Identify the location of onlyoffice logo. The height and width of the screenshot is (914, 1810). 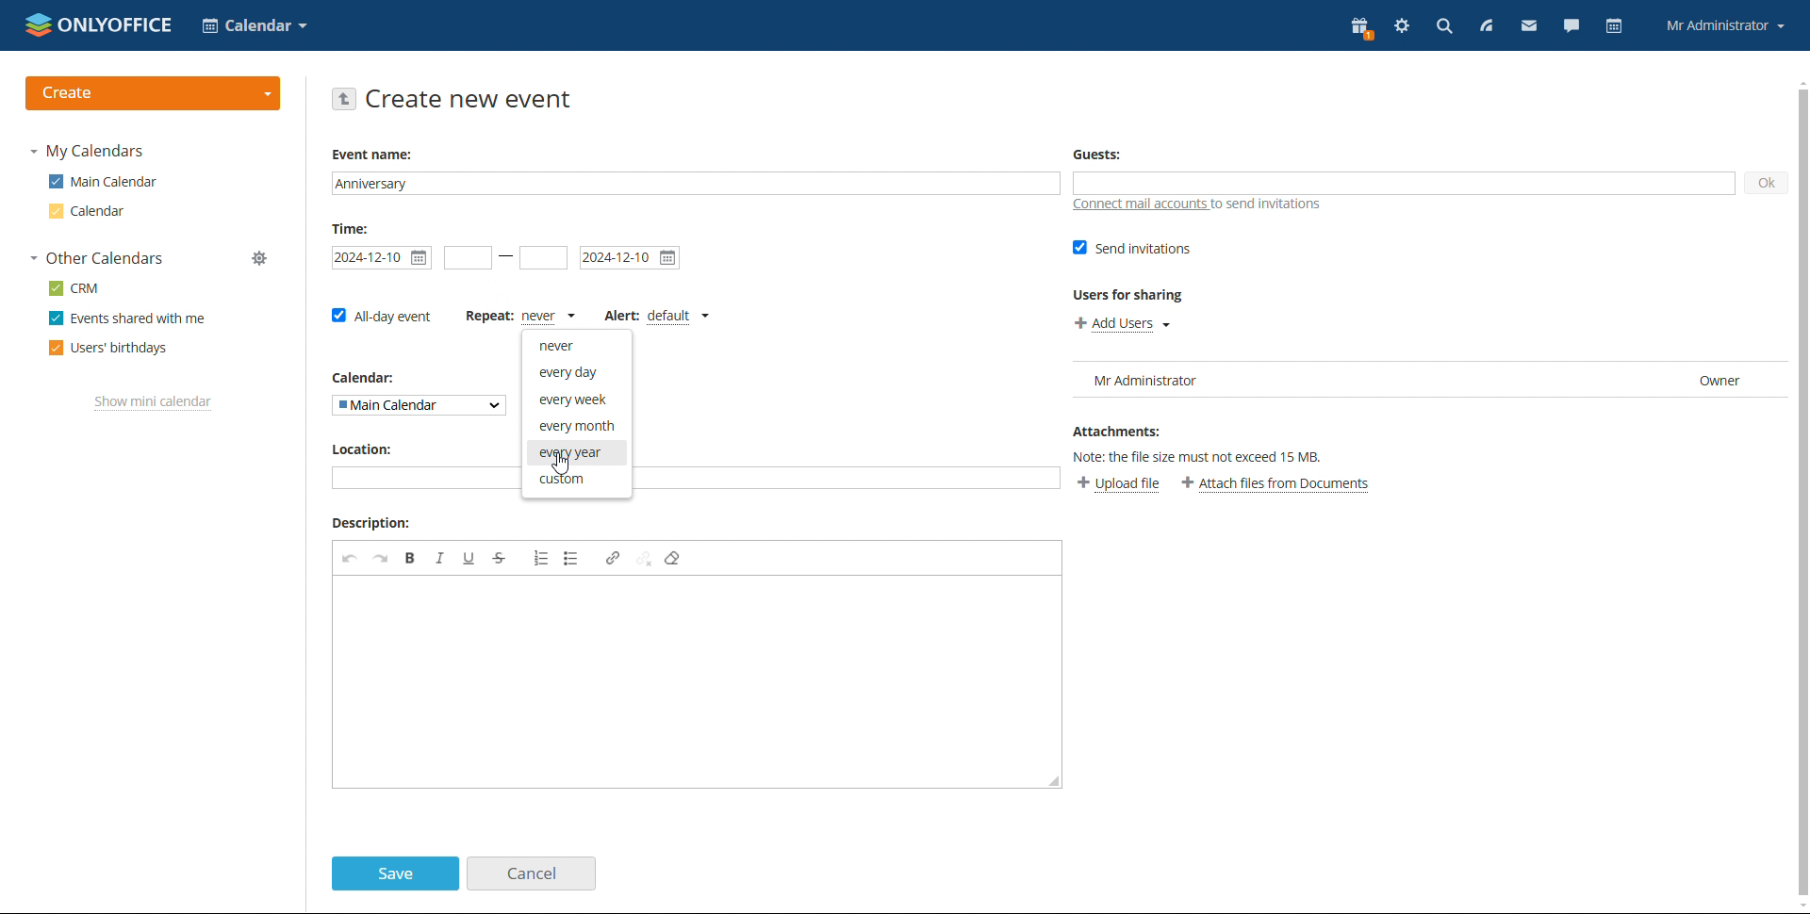
(39, 24).